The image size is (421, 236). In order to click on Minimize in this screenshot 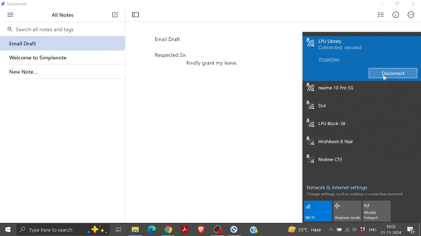, I will do `click(384, 4)`.